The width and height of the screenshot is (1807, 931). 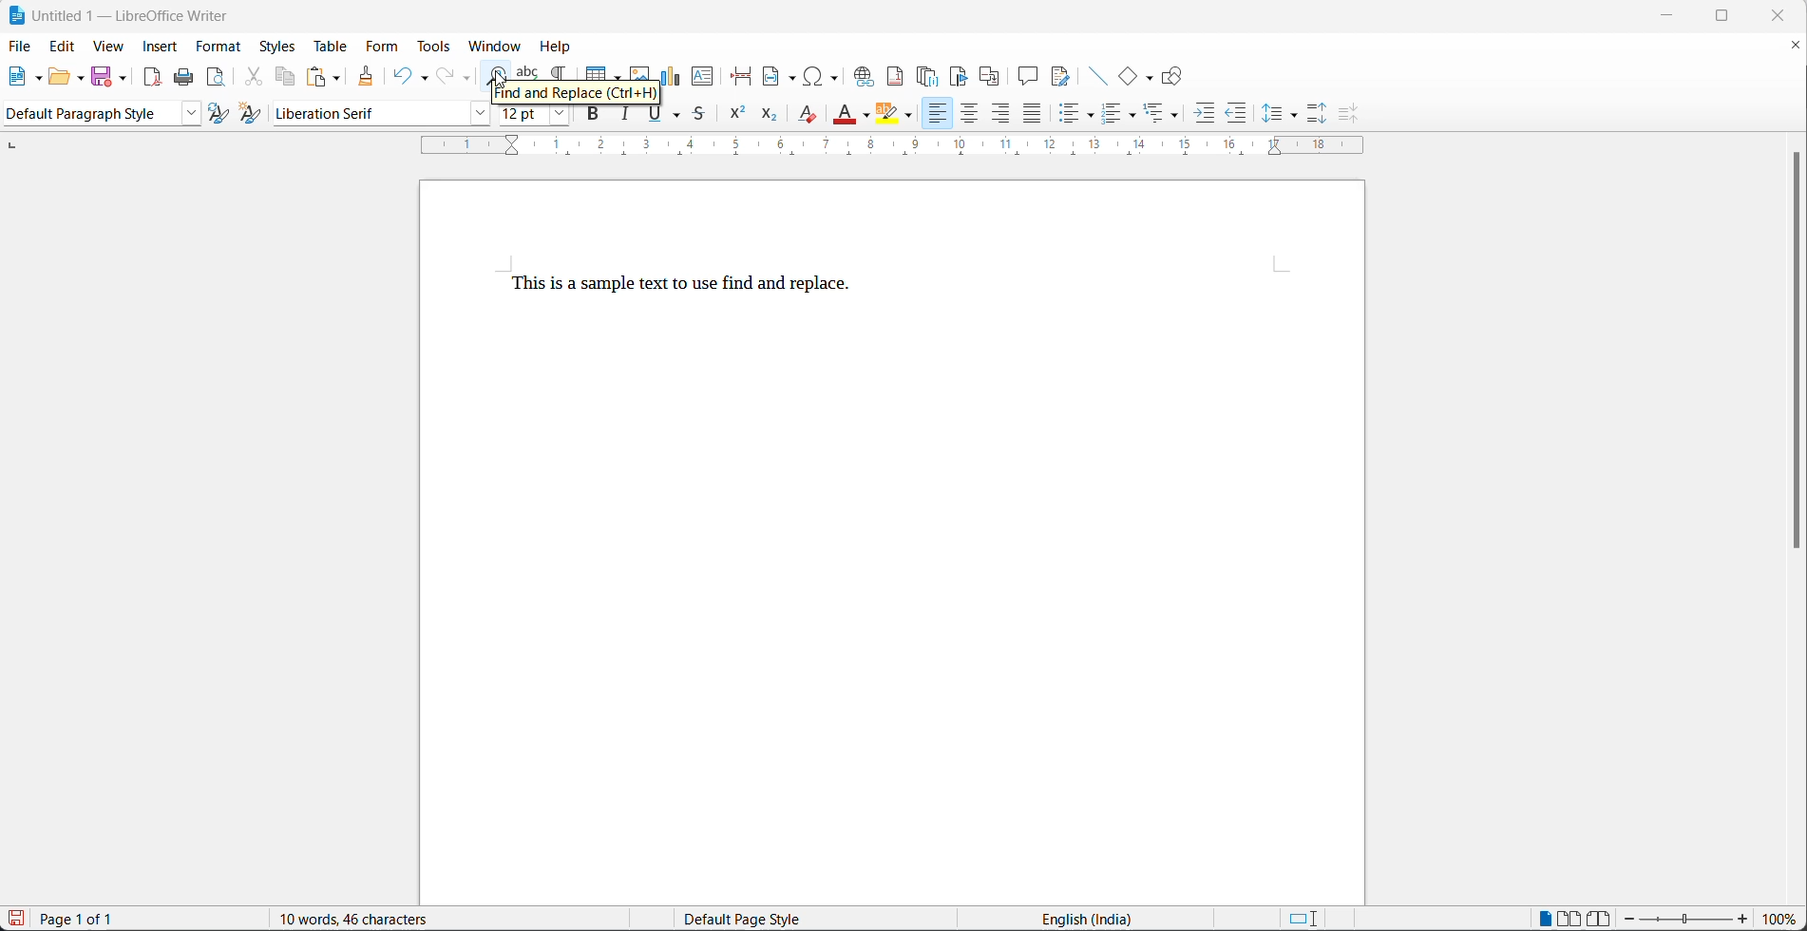 What do you see at coordinates (317, 76) in the screenshot?
I see `paste` at bounding box center [317, 76].